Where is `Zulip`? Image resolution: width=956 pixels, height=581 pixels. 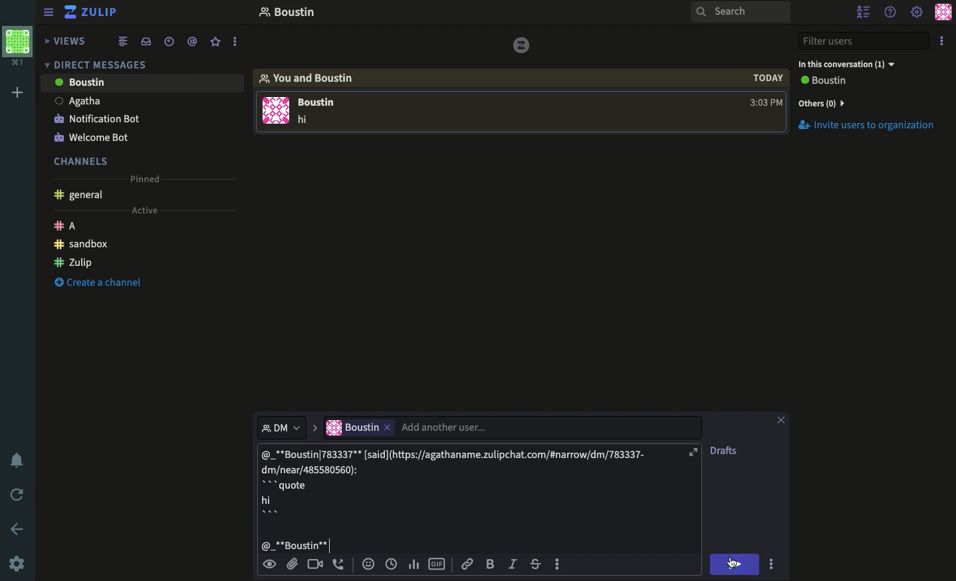
Zulip is located at coordinates (74, 261).